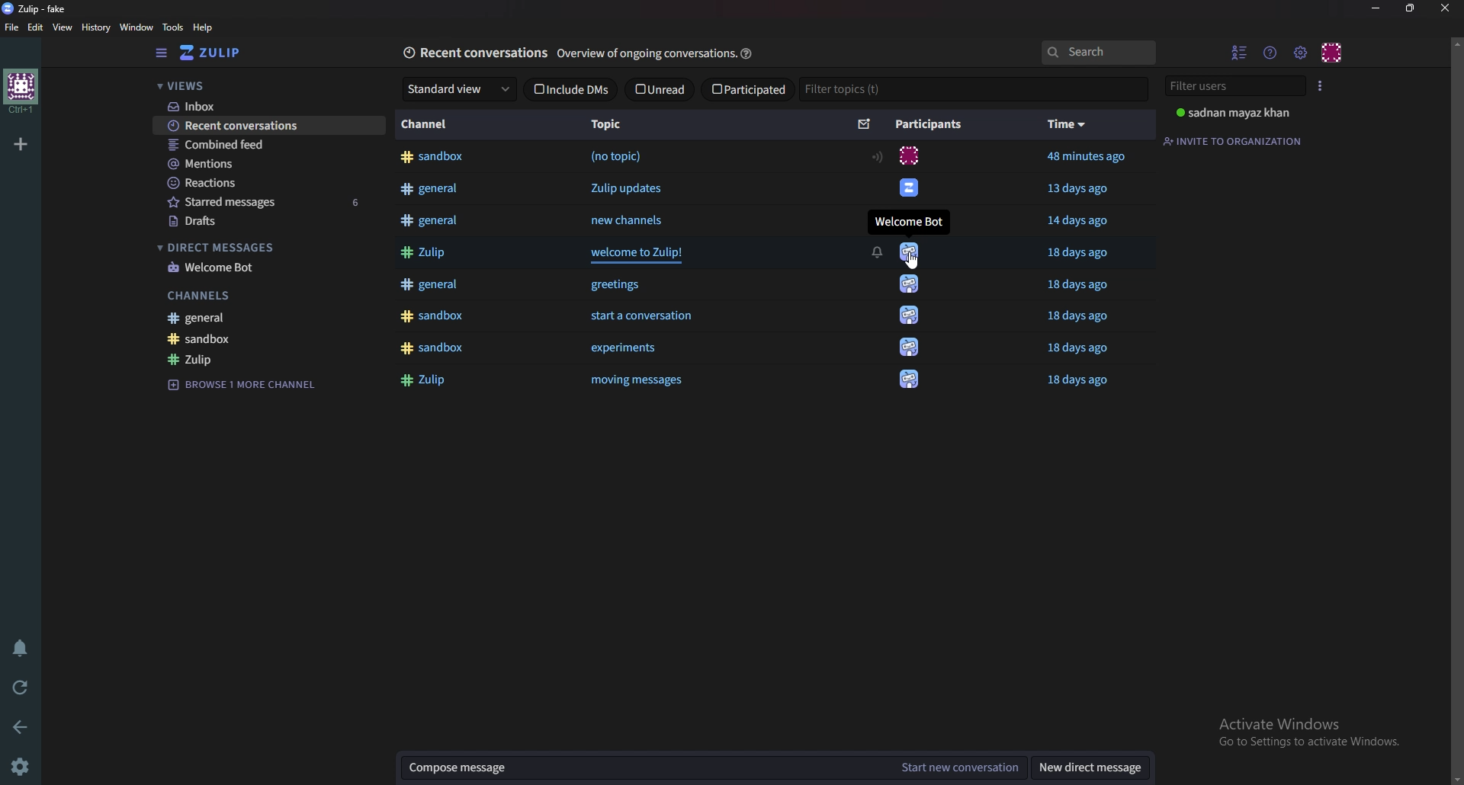 The height and width of the screenshot is (785, 1464). I want to click on Hide sidebar, so click(159, 53).